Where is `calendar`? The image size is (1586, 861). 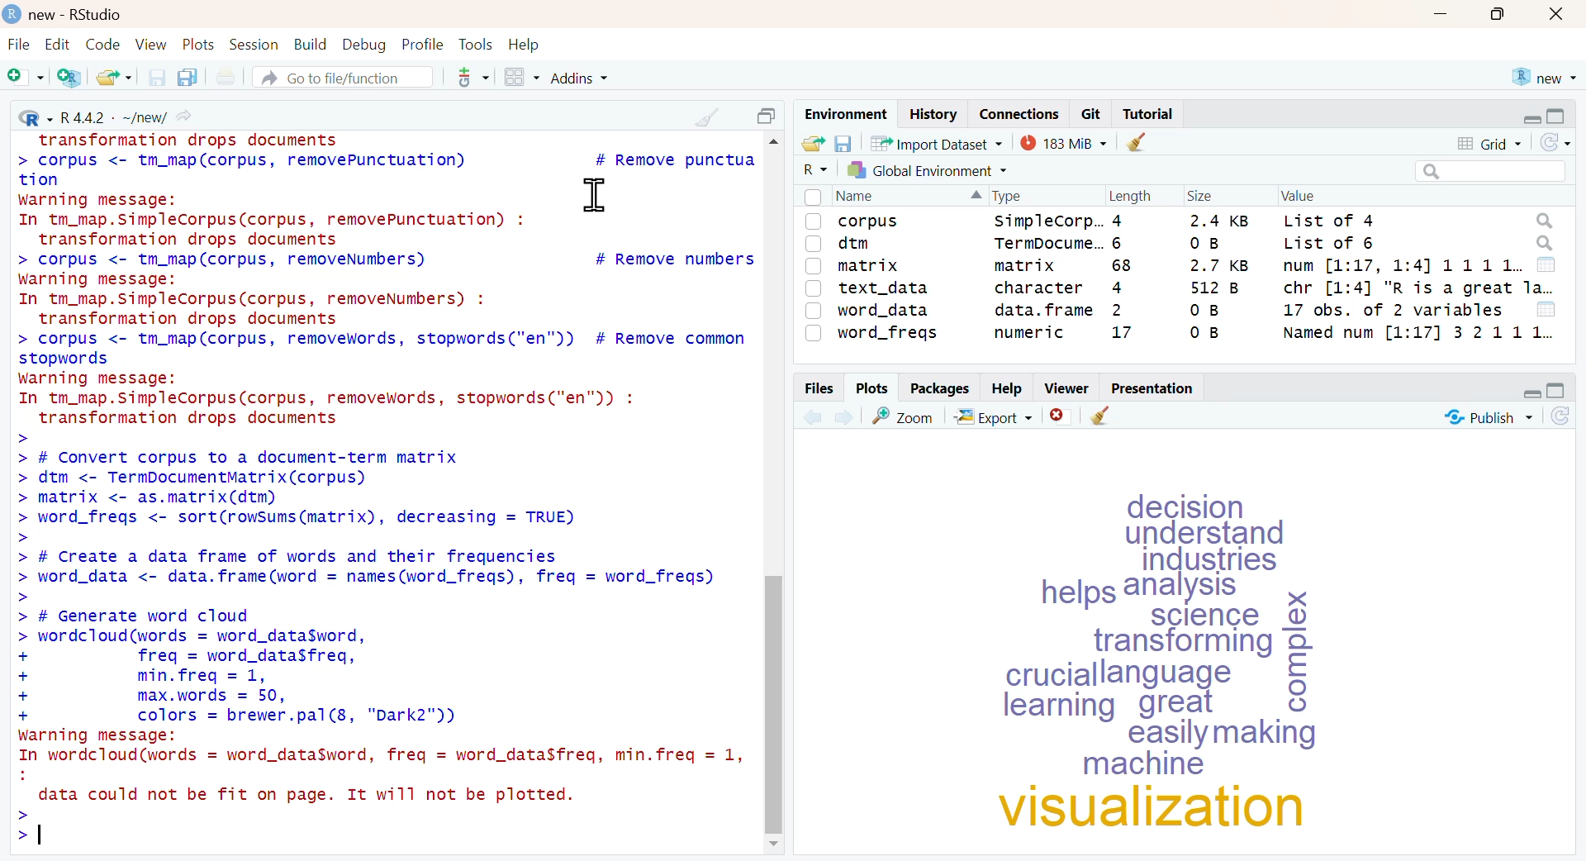 calendar is located at coordinates (1546, 309).